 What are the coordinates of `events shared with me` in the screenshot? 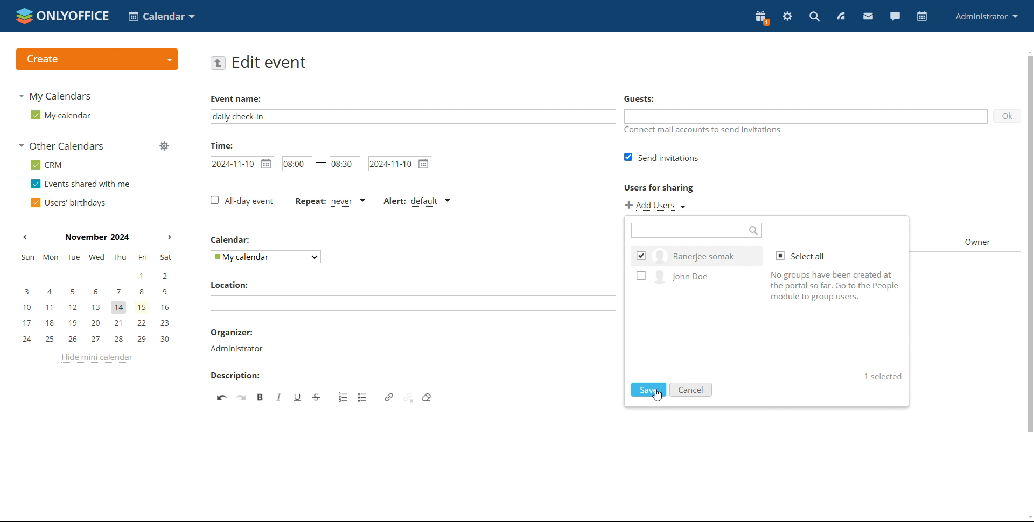 It's located at (81, 184).